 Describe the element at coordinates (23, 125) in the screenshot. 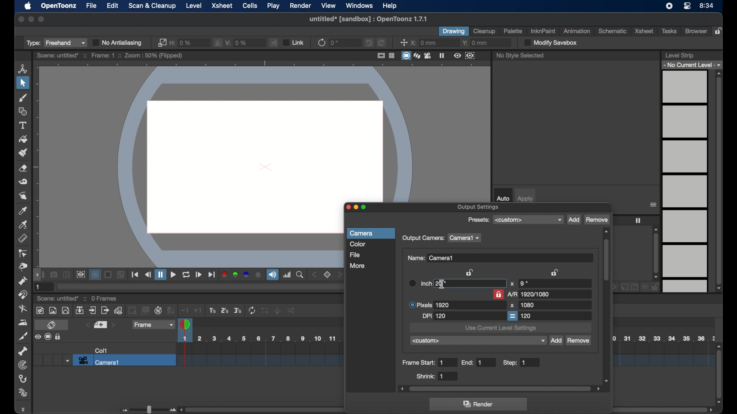

I see `type tool` at that location.